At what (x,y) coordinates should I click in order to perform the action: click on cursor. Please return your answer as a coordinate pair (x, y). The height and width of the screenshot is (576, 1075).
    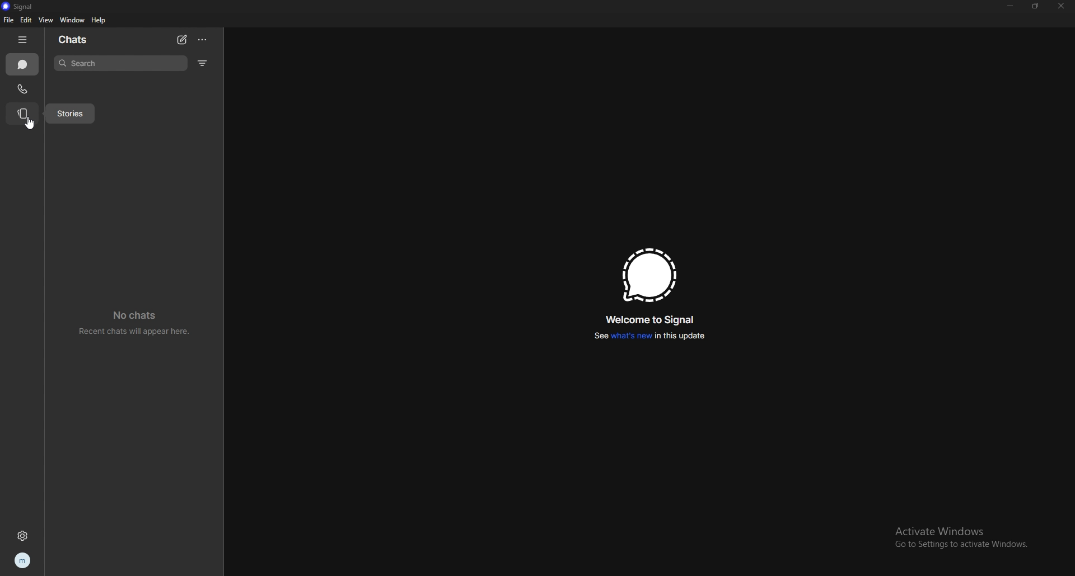
    Looking at the image, I should click on (29, 125).